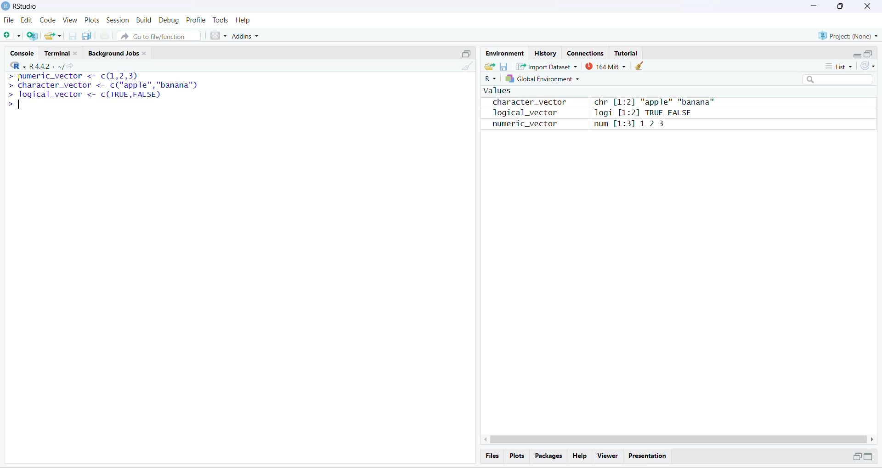 The height and width of the screenshot is (468, 882). What do you see at coordinates (245, 36) in the screenshot?
I see `Addins` at bounding box center [245, 36].